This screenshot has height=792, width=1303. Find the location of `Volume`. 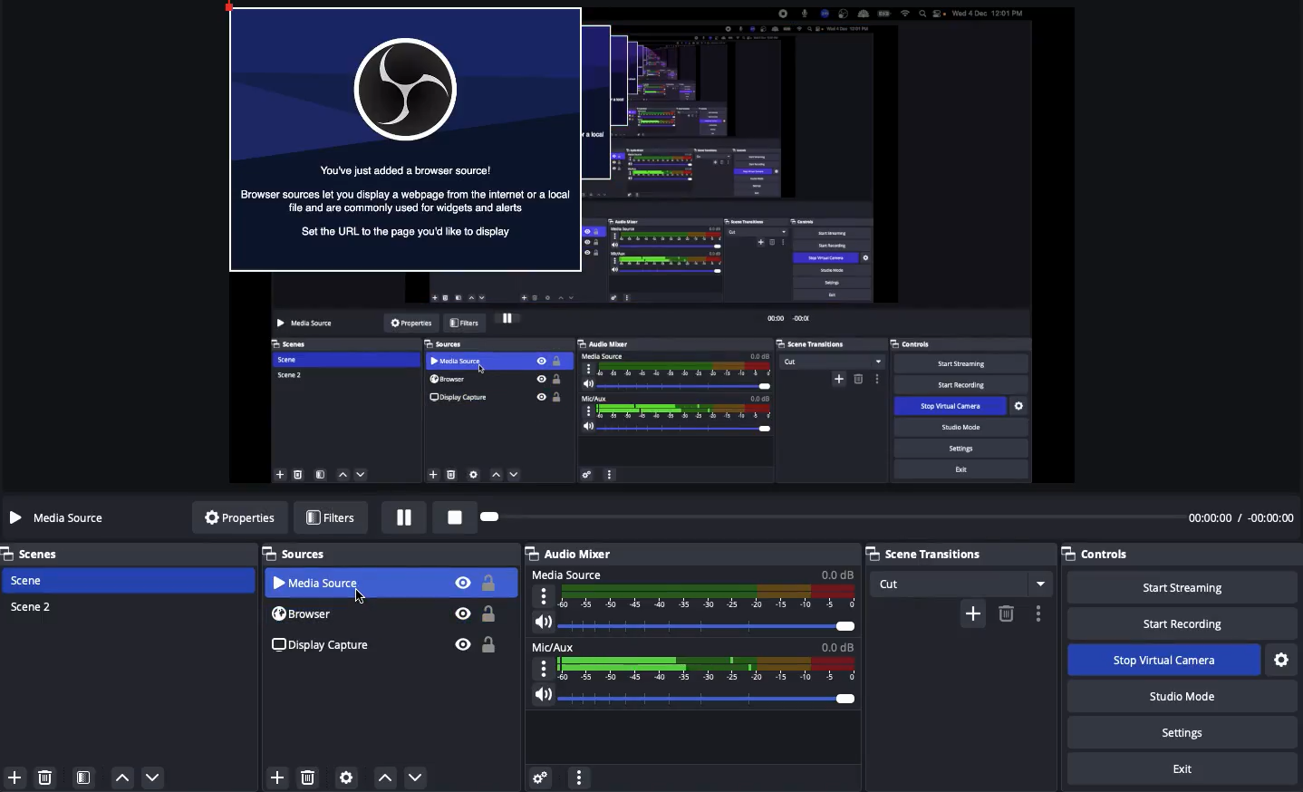

Volume is located at coordinates (694, 698).